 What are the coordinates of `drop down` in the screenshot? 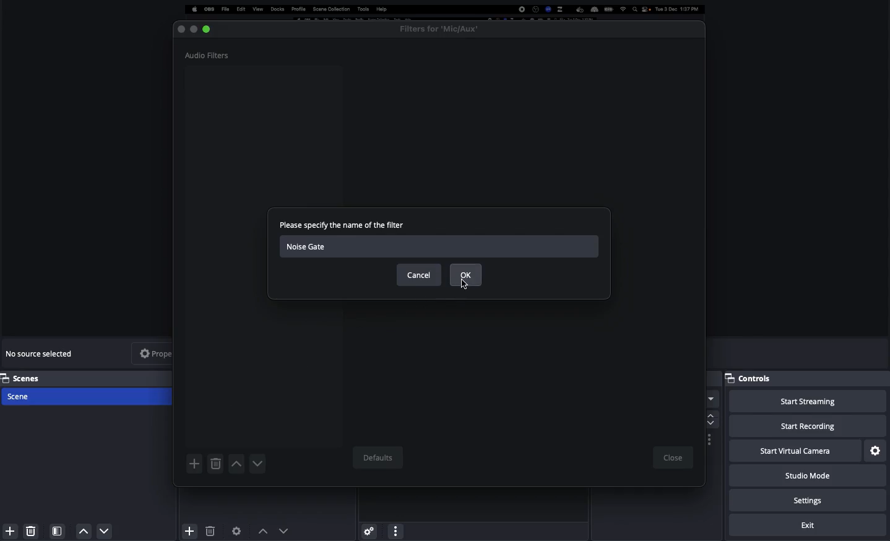 It's located at (711, 400).